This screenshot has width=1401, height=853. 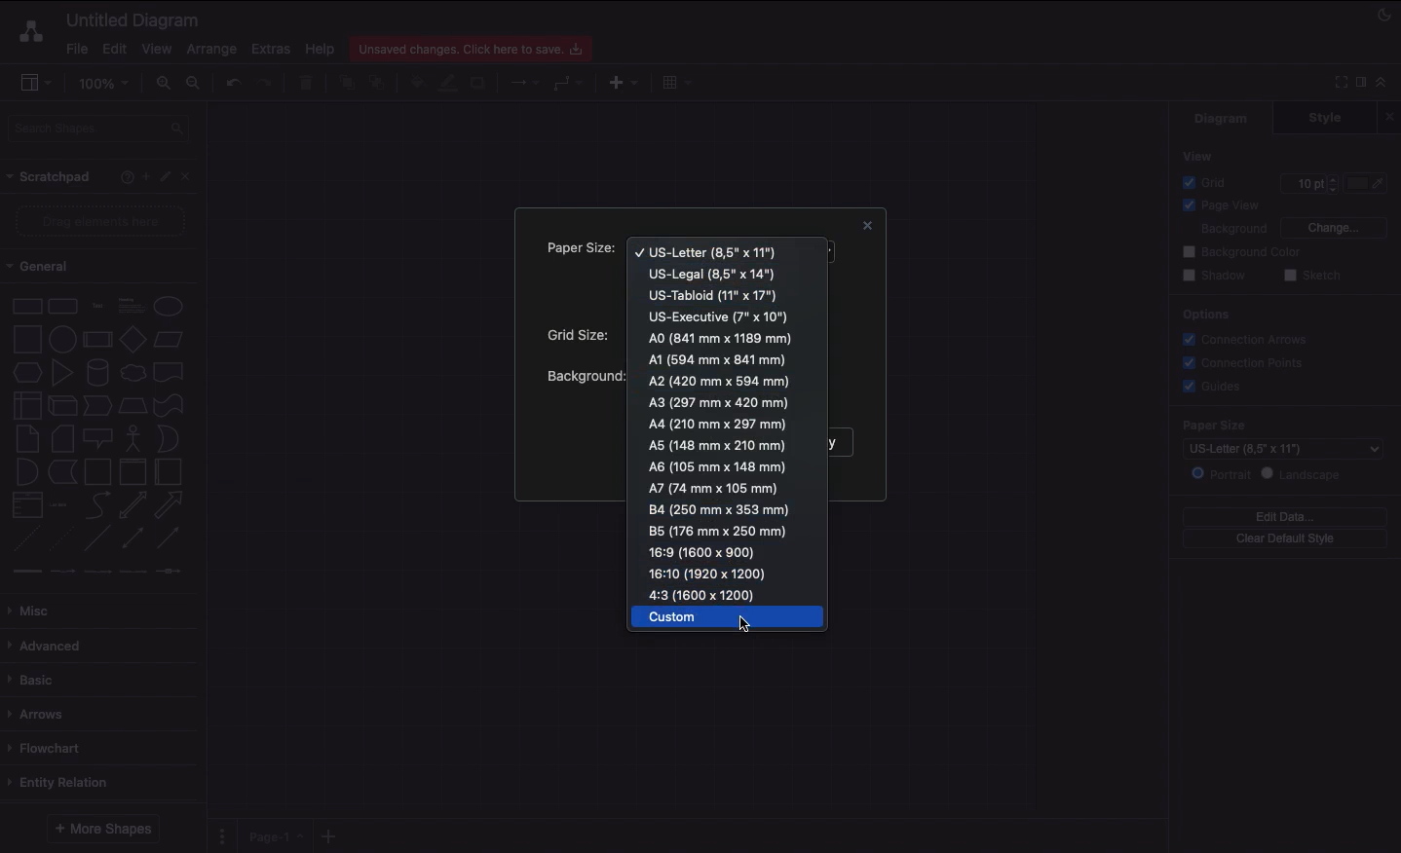 What do you see at coordinates (320, 48) in the screenshot?
I see `Help` at bounding box center [320, 48].